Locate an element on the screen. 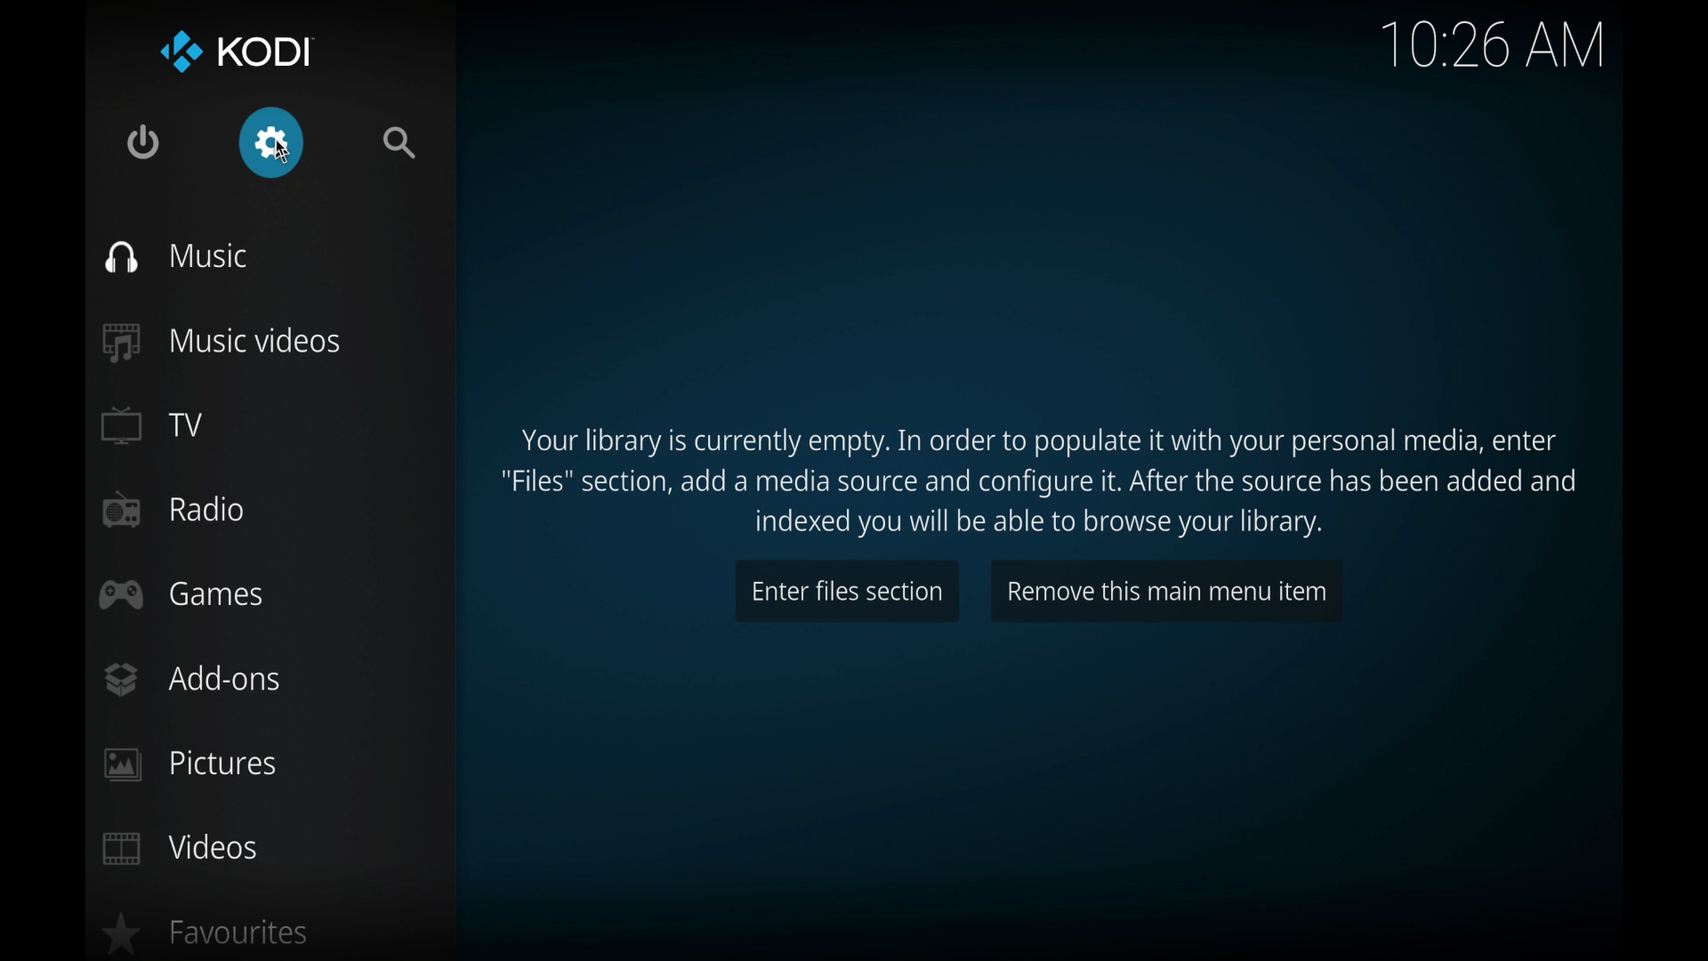 The height and width of the screenshot is (961, 1708). favorites is located at coordinates (208, 932).